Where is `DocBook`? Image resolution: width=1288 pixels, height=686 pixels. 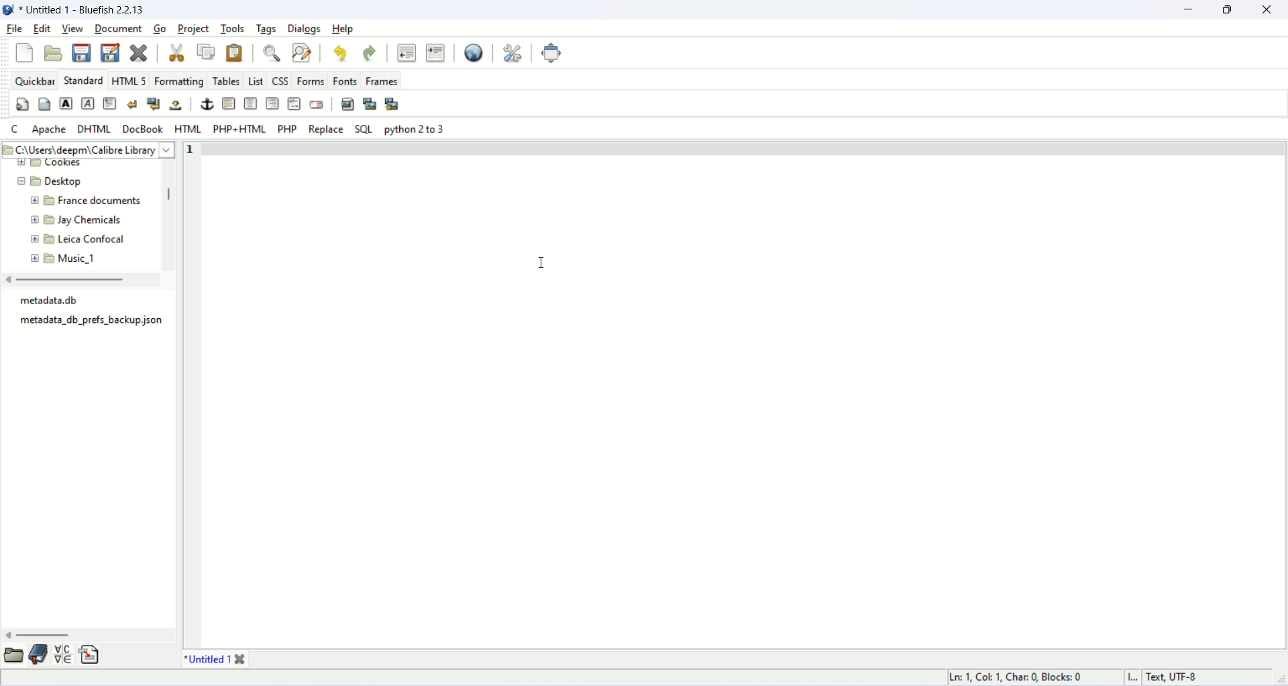
DocBook is located at coordinates (144, 129).